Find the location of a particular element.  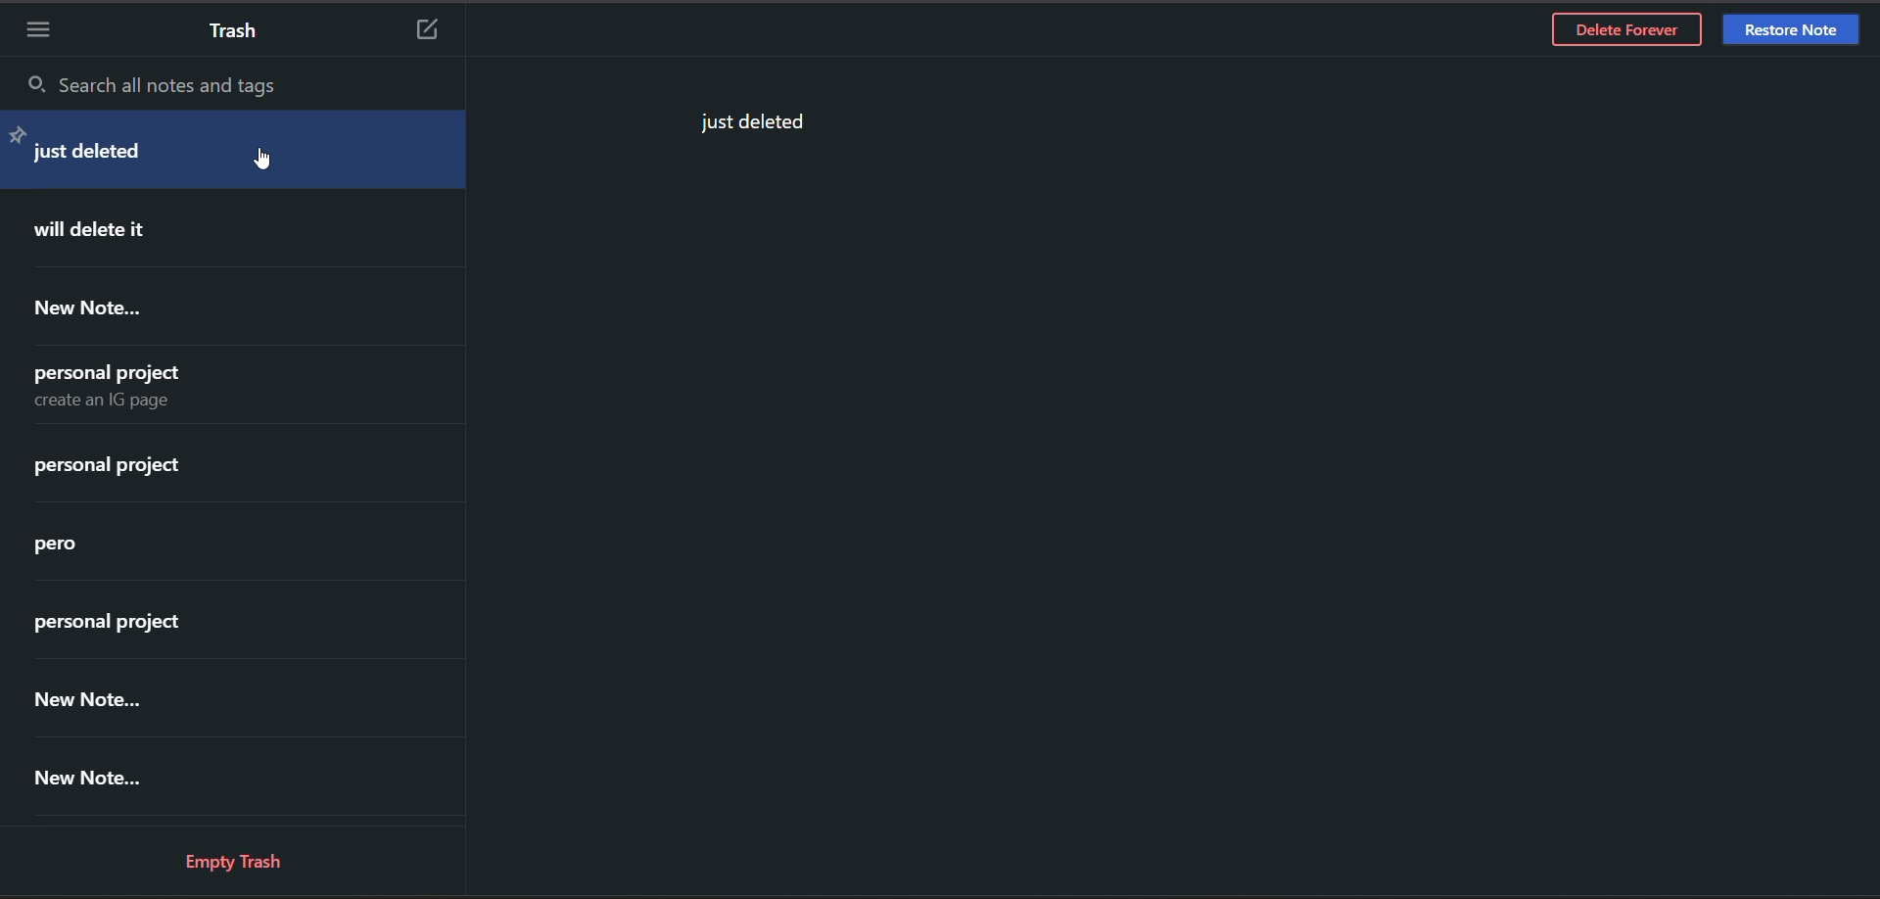

deleted note title 1 is located at coordinates (211, 152).